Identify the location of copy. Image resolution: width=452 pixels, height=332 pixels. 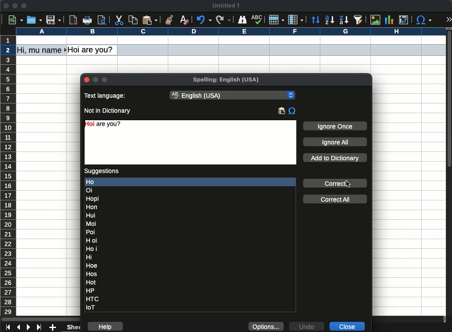
(133, 20).